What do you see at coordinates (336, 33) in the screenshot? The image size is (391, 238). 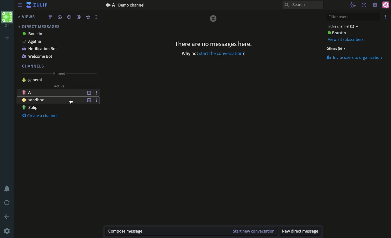 I see `User` at bounding box center [336, 33].